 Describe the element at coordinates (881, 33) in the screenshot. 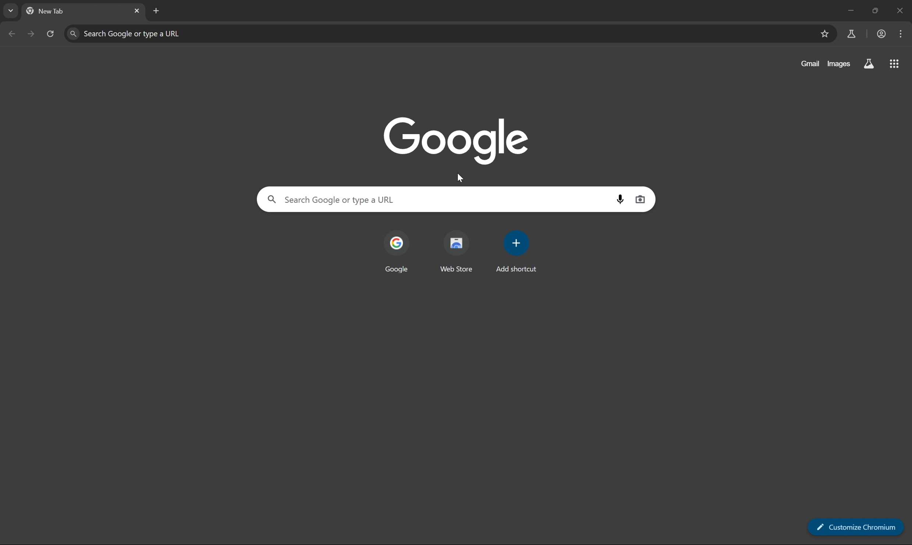

I see `work` at that location.